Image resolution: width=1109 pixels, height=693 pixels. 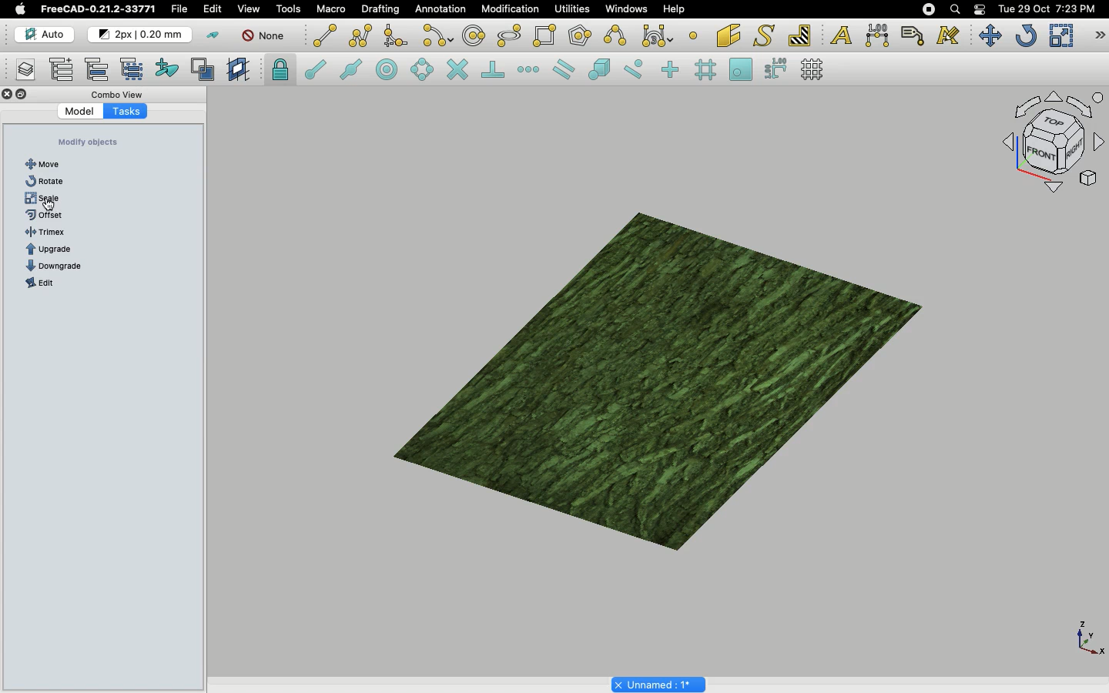 What do you see at coordinates (20, 70) in the screenshot?
I see `Manage layers` at bounding box center [20, 70].